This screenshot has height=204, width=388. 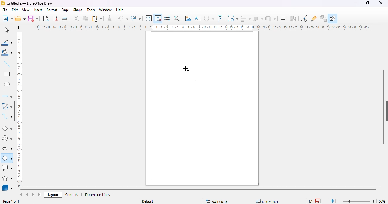 I want to click on insert image, so click(x=188, y=18).